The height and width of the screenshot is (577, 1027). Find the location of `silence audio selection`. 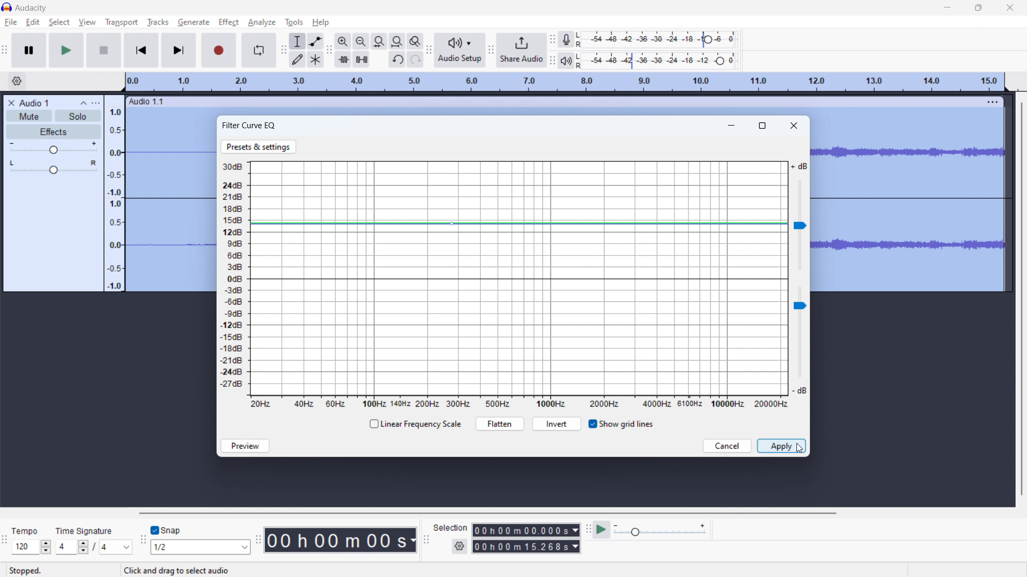

silence audio selection is located at coordinates (362, 59).